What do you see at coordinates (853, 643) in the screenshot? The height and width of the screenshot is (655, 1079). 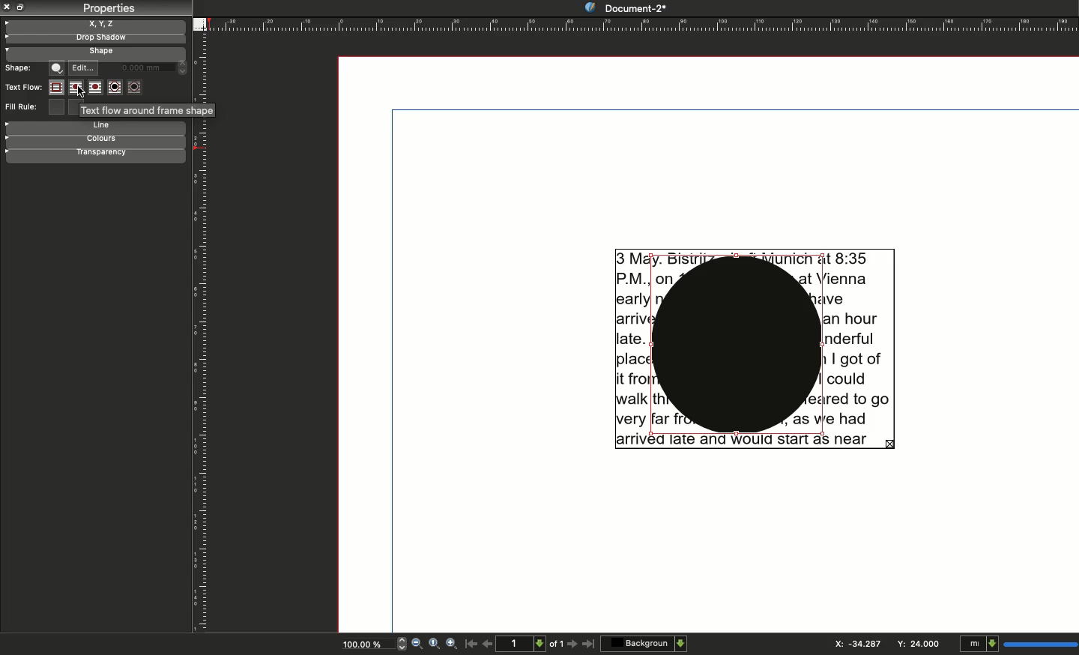 I see `x: 106.626` at bounding box center [853, 643].